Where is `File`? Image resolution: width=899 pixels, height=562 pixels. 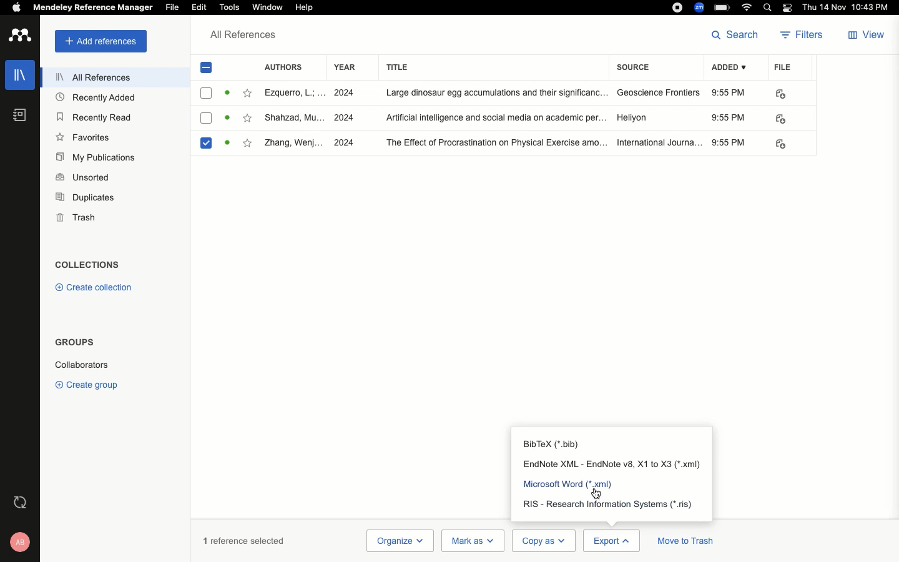 File is located at coordinates (173, 7).